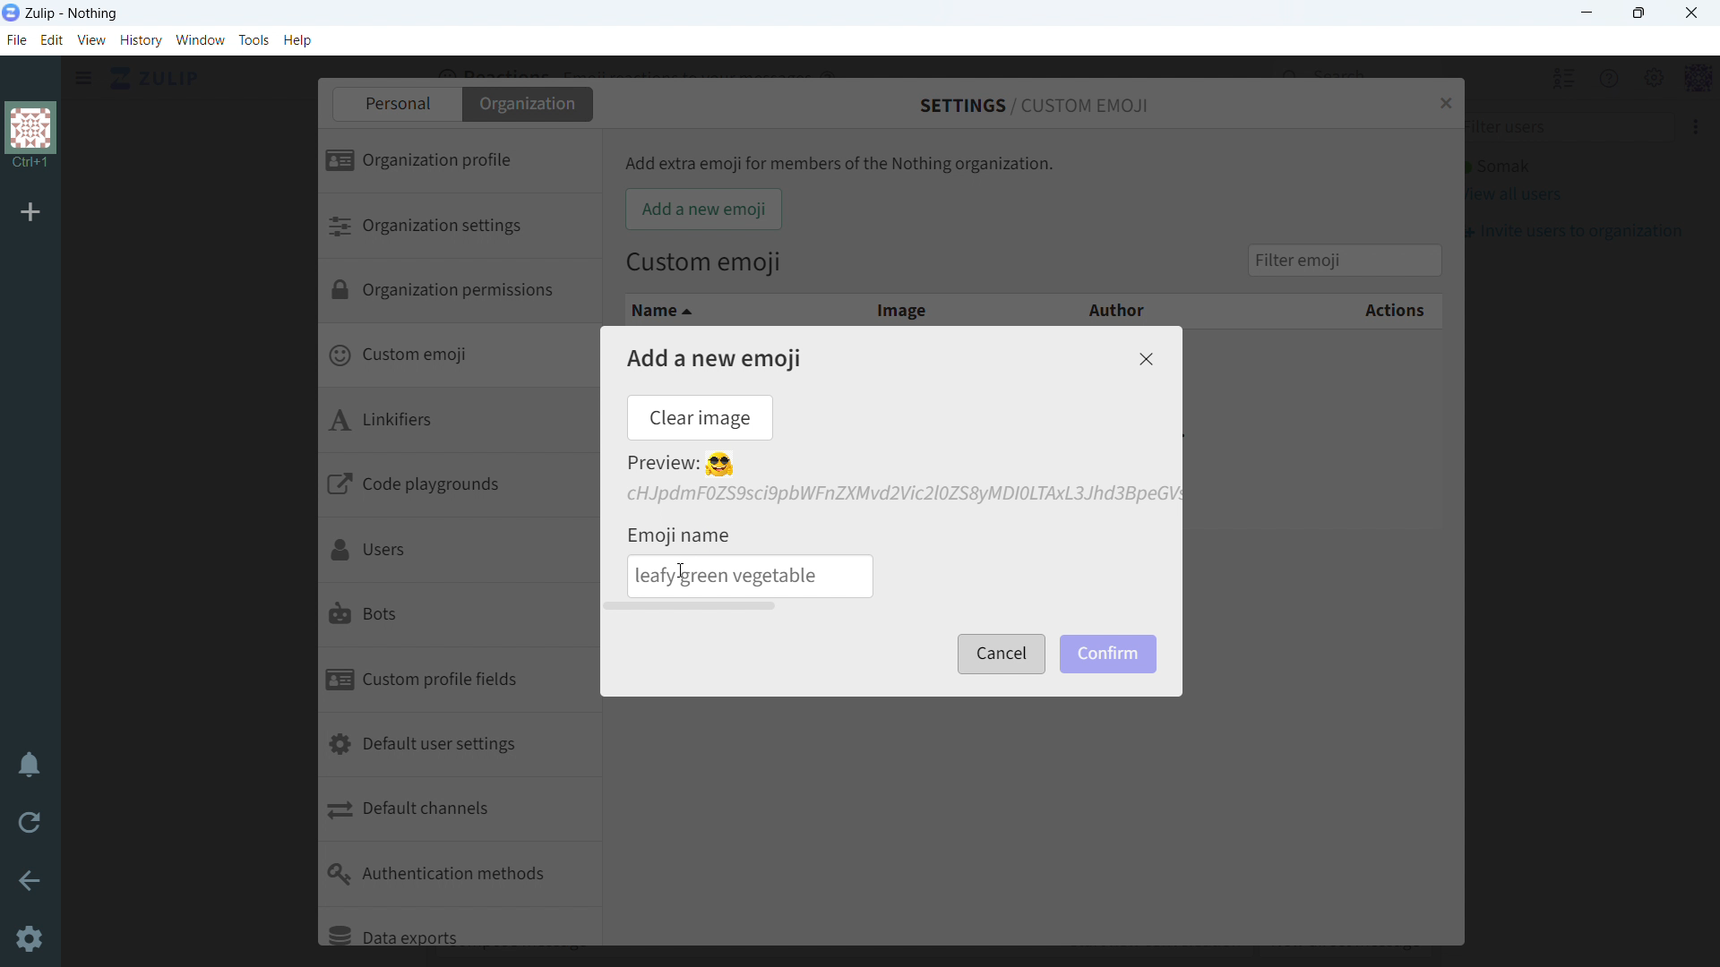 The image size is (1720, 967). I want to click on organization, so click(30, 137).